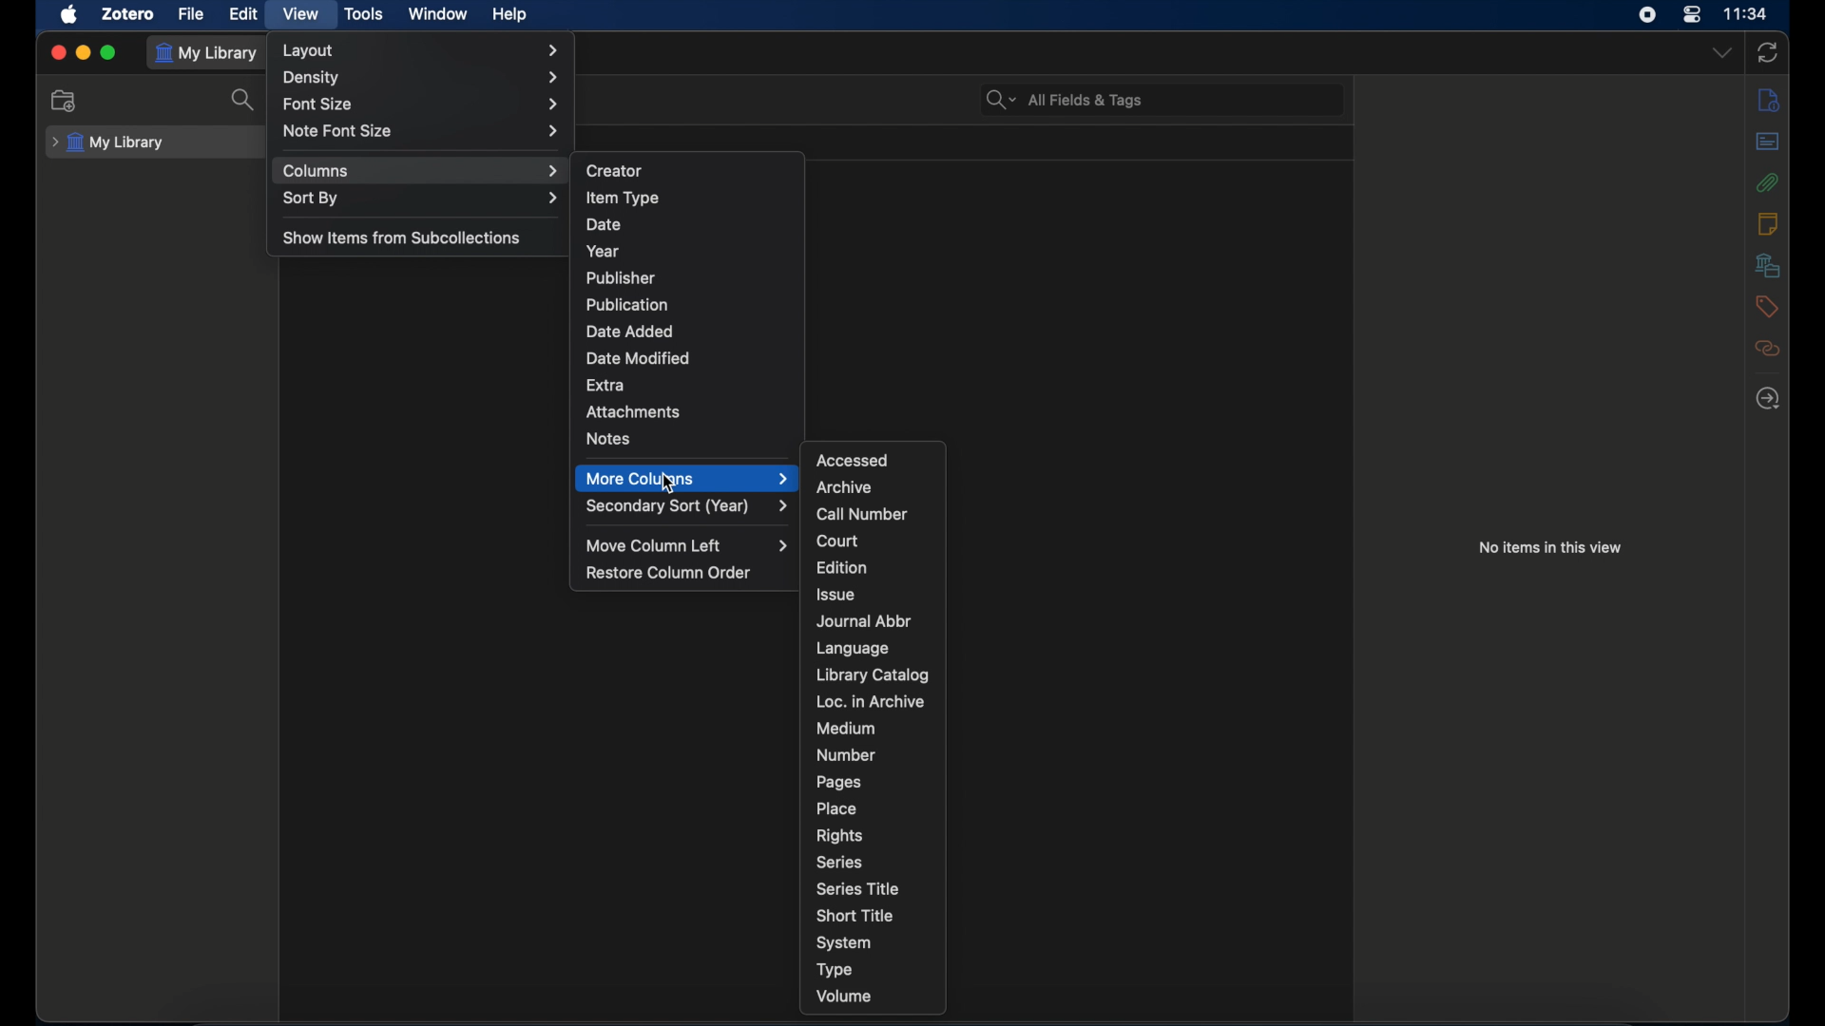 Image resolution: width=1825 pixels, height=1026 pixels. I want to click on locate, so click(1768, 399).